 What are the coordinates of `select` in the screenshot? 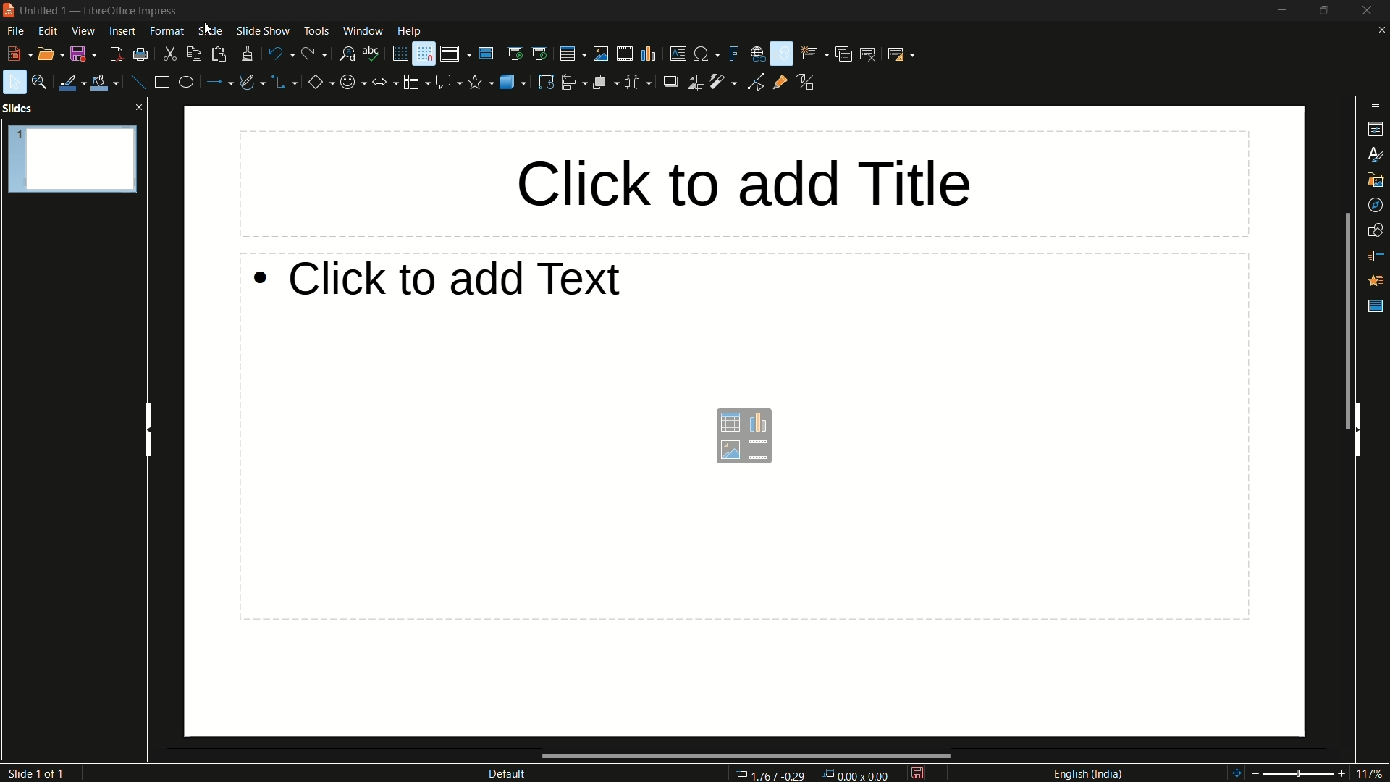 It's located at (14, 82).